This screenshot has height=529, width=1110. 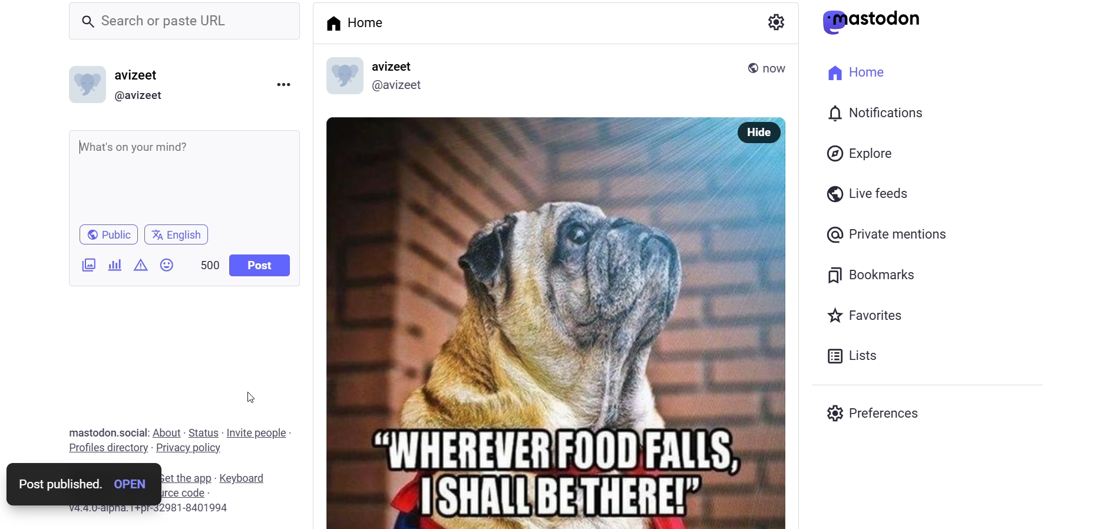 What do you see at coordinates (892, 235) in the screenshot?
I see `private mention` at bounding box center [892, 235].